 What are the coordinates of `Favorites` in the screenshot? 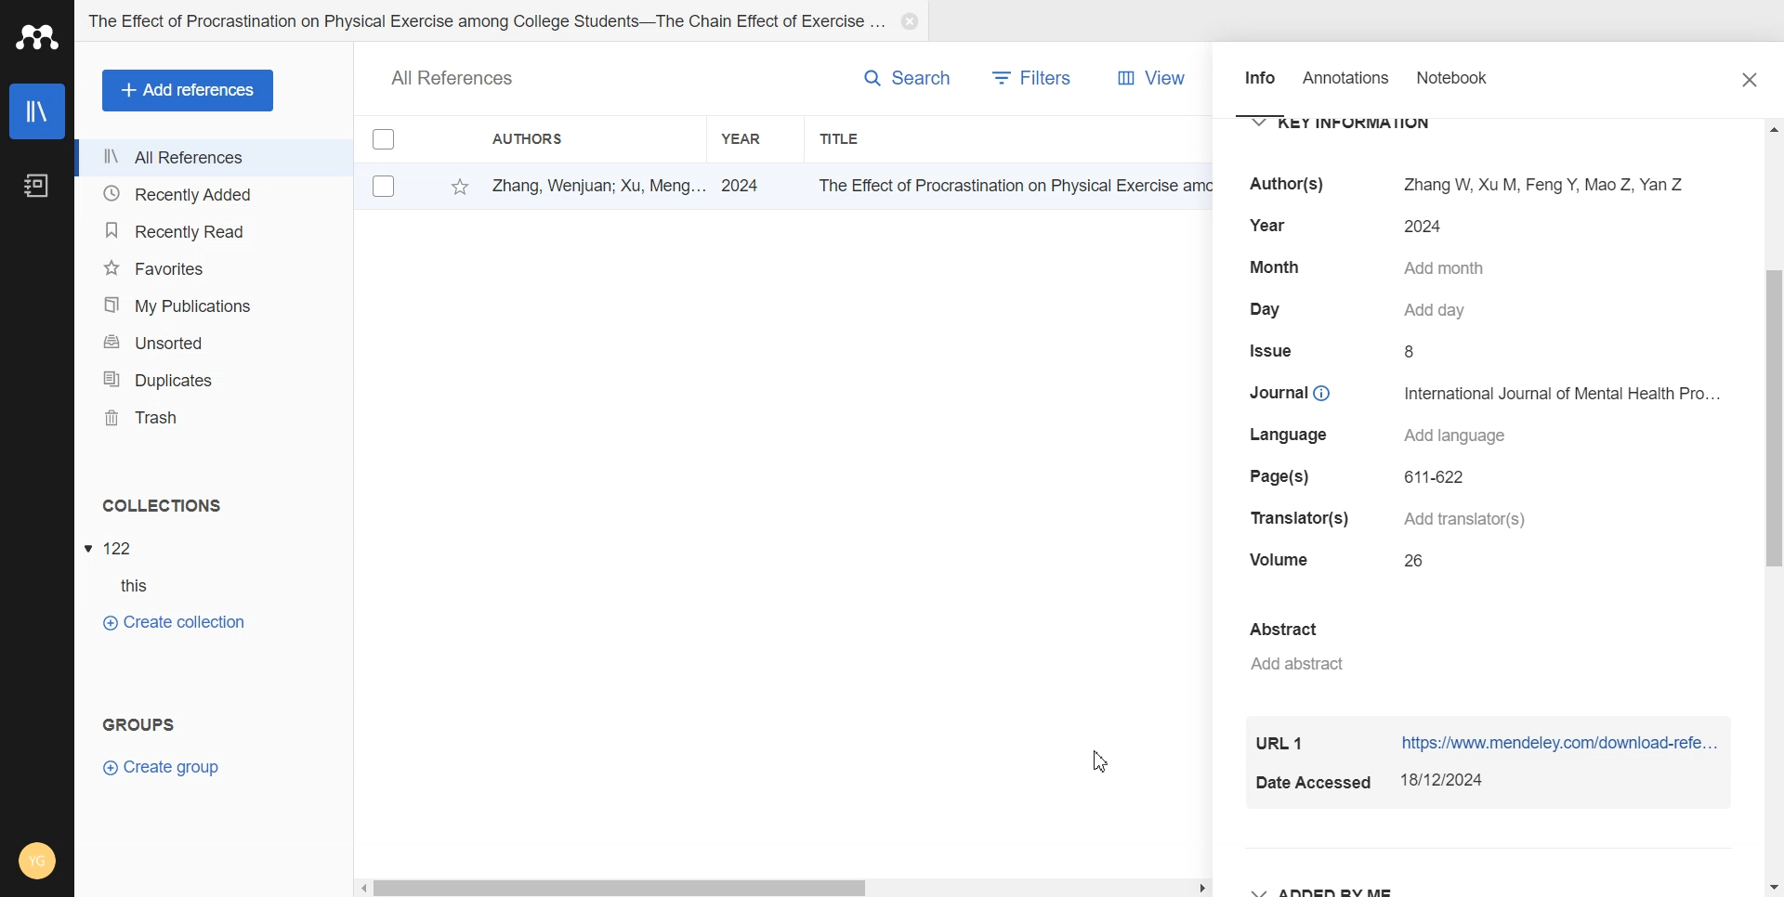 It's located at (214, 267).